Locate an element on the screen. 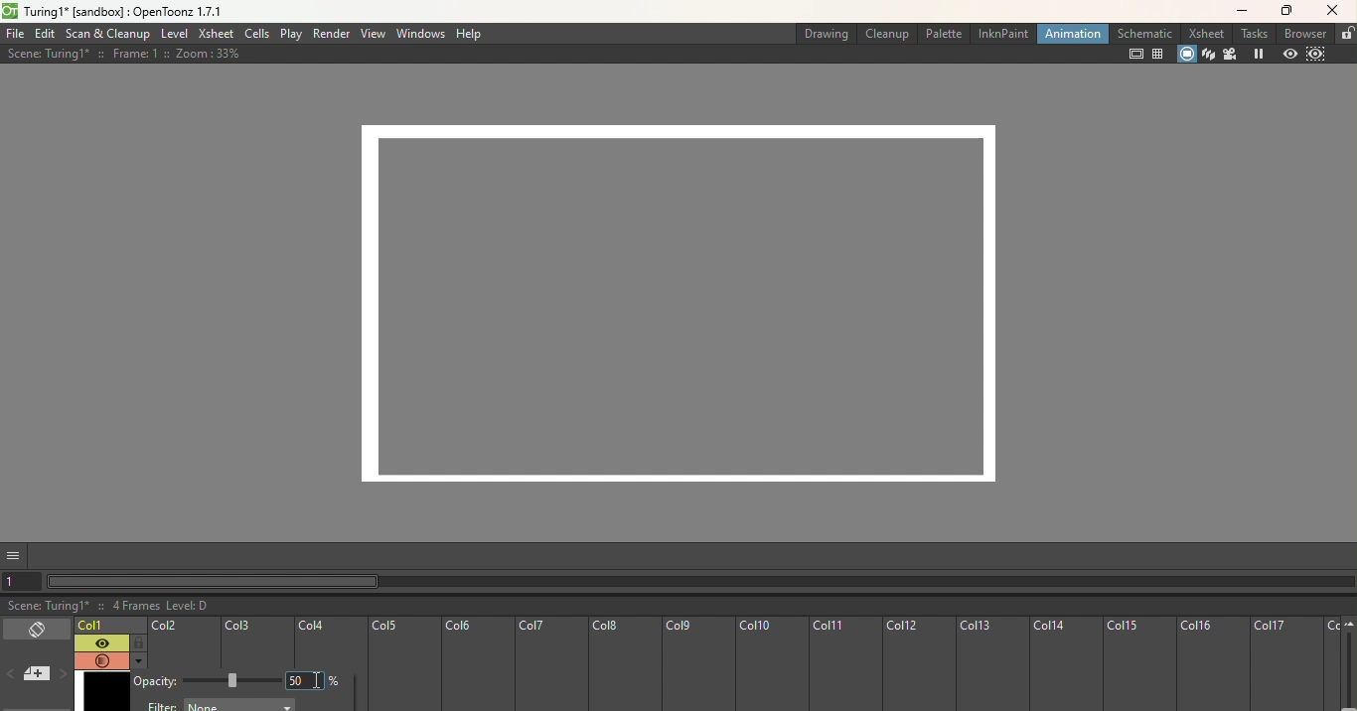 The image size is (1357, 711). Sub-camera preview is located at coordinates (1322, 56).